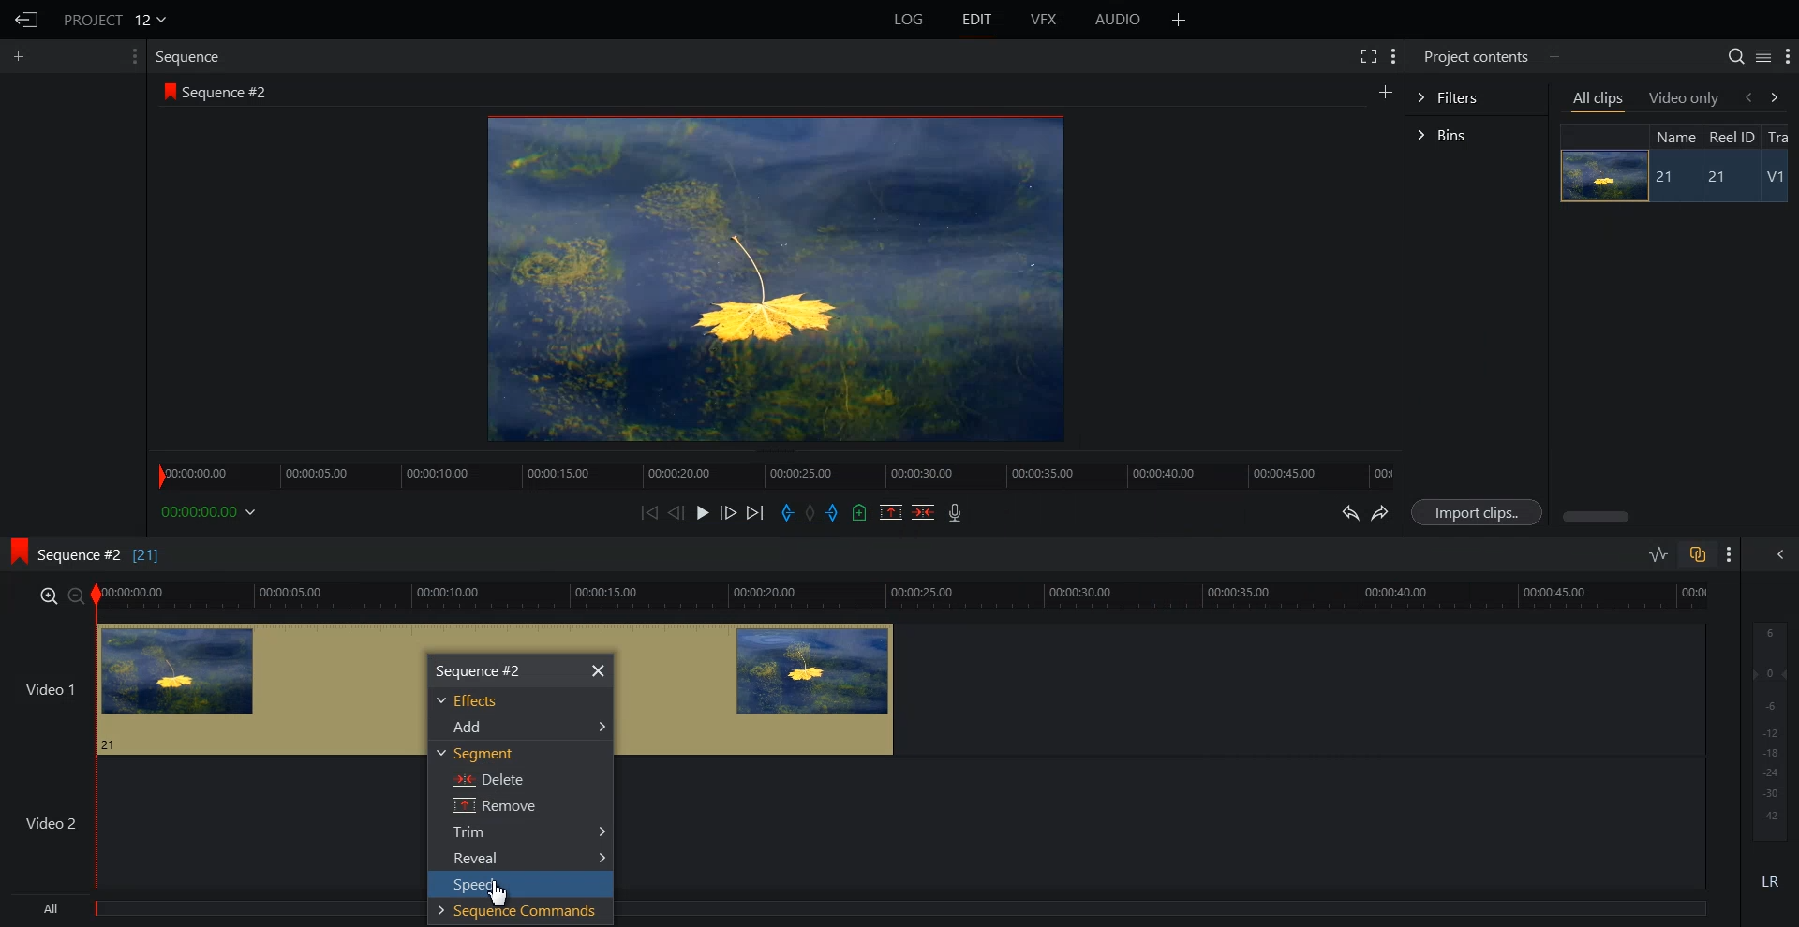  I want to click on forward, so click(1778, 96).